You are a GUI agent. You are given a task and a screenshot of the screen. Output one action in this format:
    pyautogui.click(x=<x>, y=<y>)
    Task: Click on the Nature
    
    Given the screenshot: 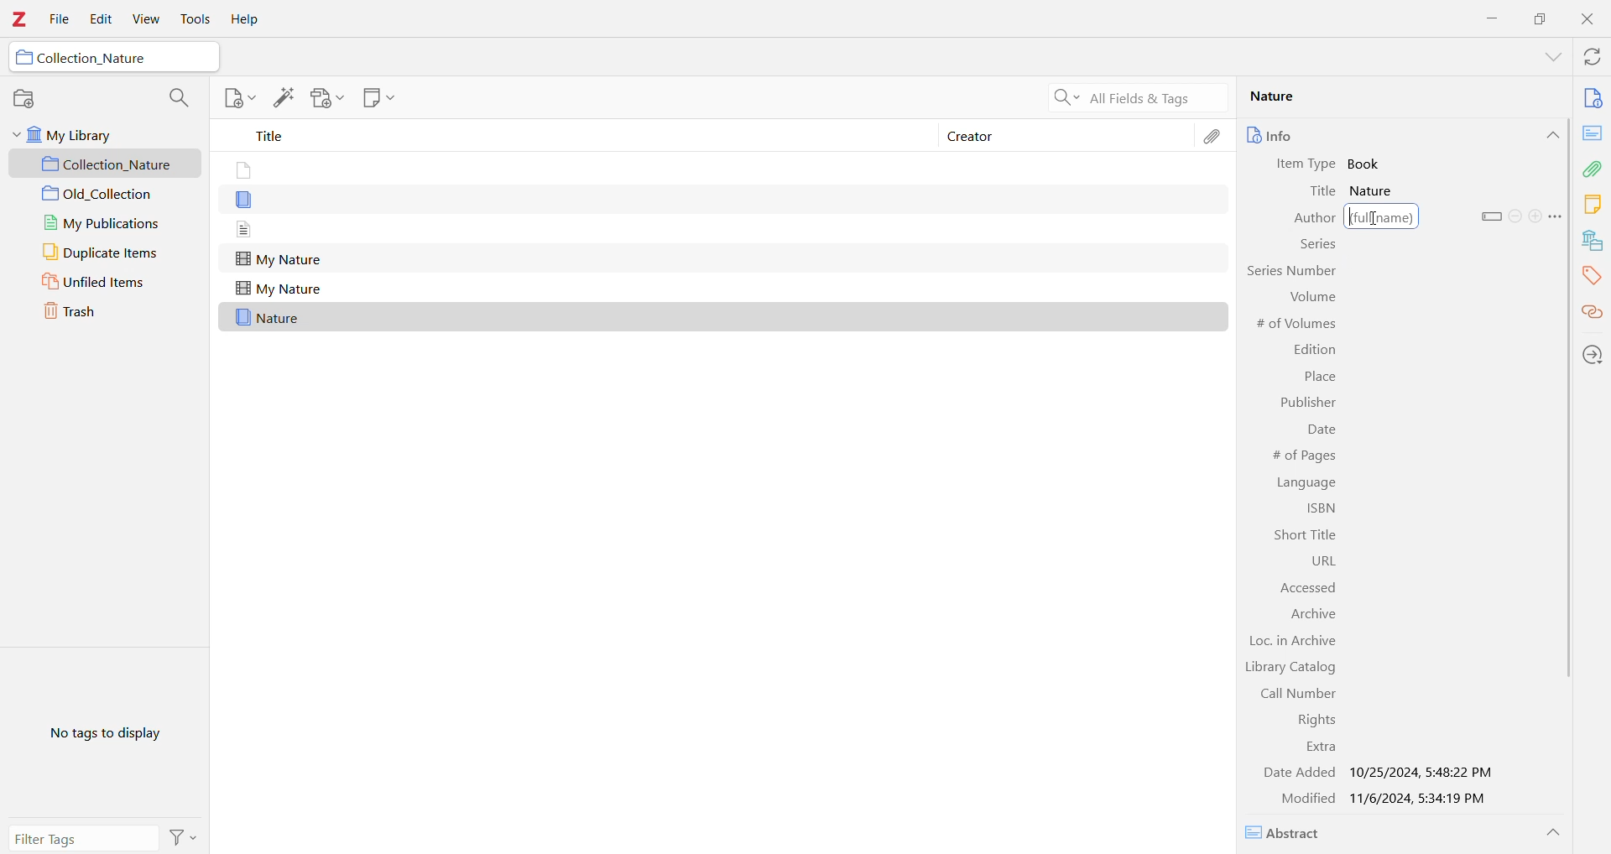 What is the action you would take?
    pyautogui.click(x=270, y=318)
    